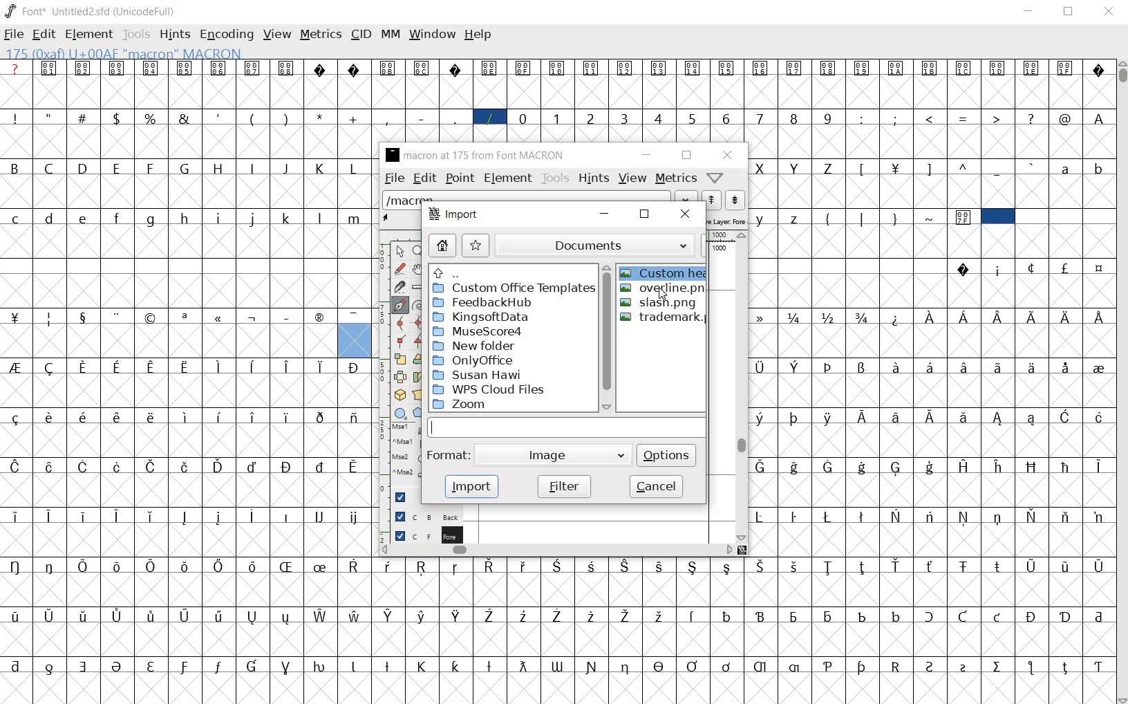 The image size is (1128, 704). What do you see at coordinates (356, 665) in the screenshot?
I see `Symbol` at bounding box center [356, 665].